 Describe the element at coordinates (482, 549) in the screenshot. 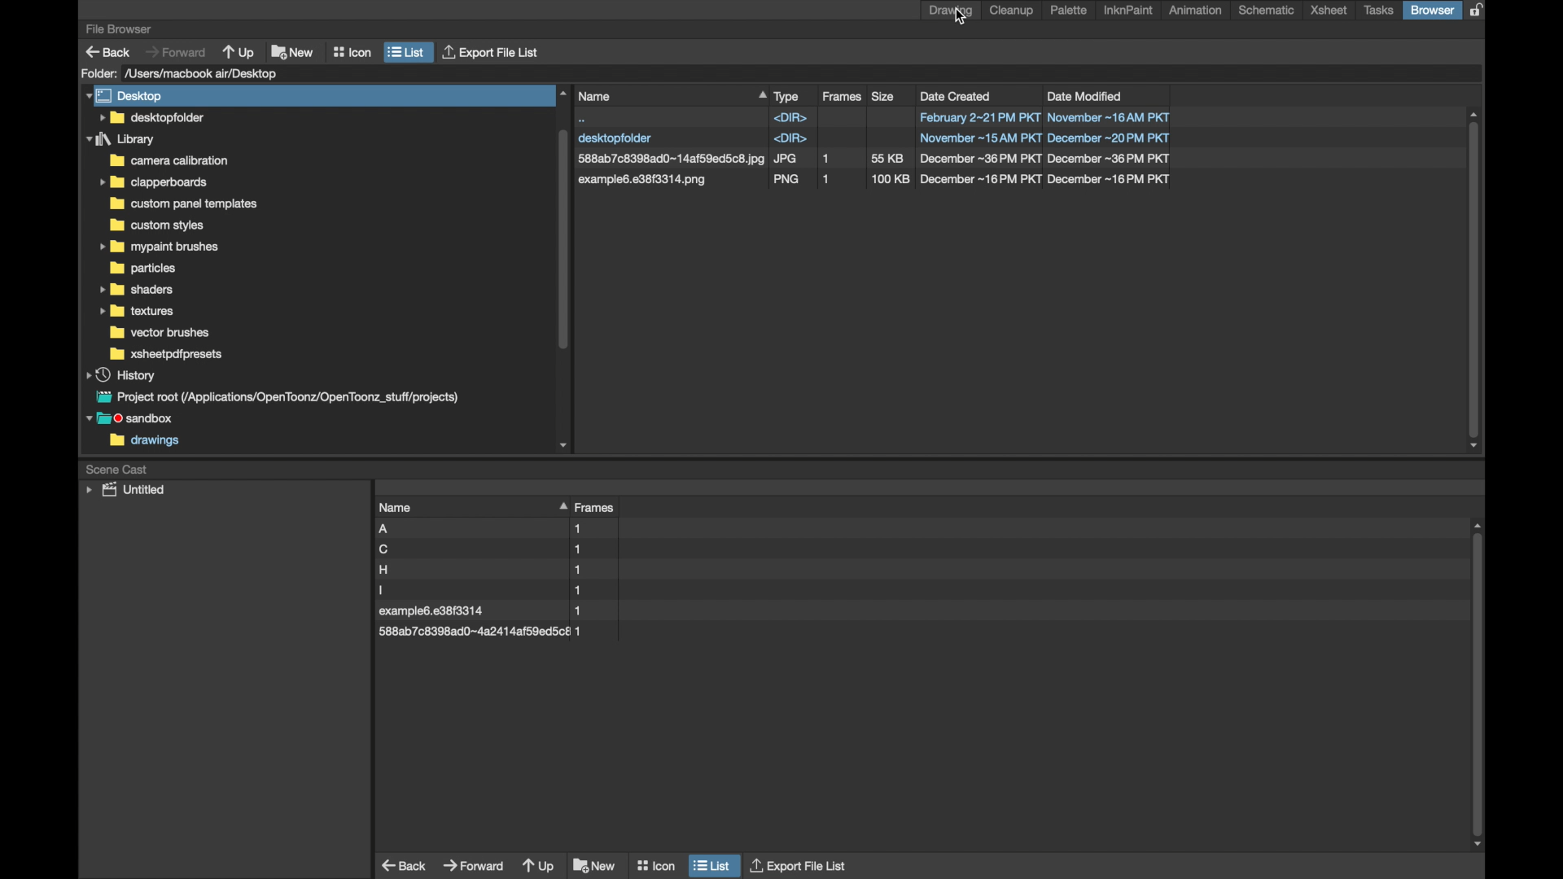

I see `file` at that location.